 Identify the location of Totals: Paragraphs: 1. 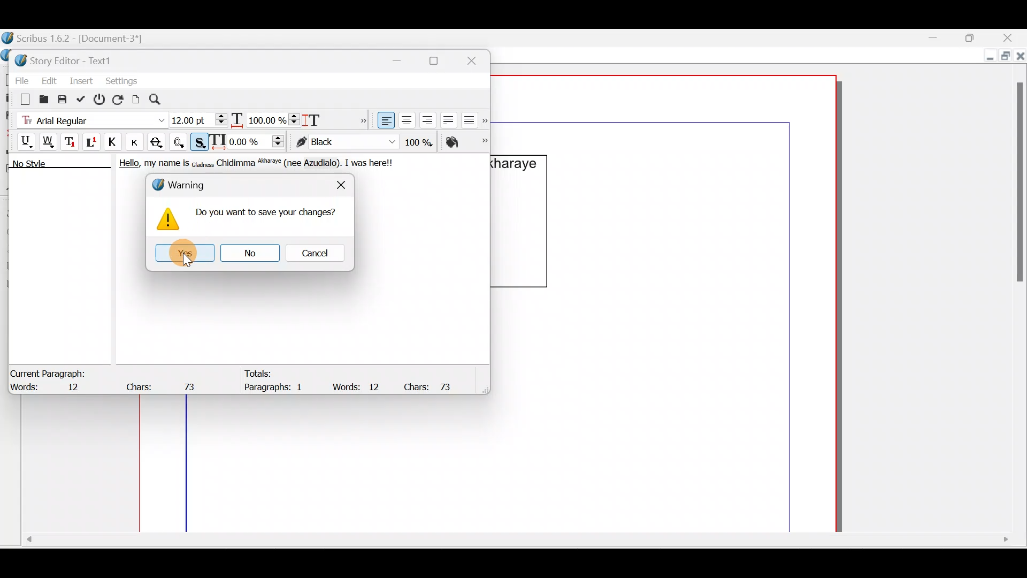
(279, 382).